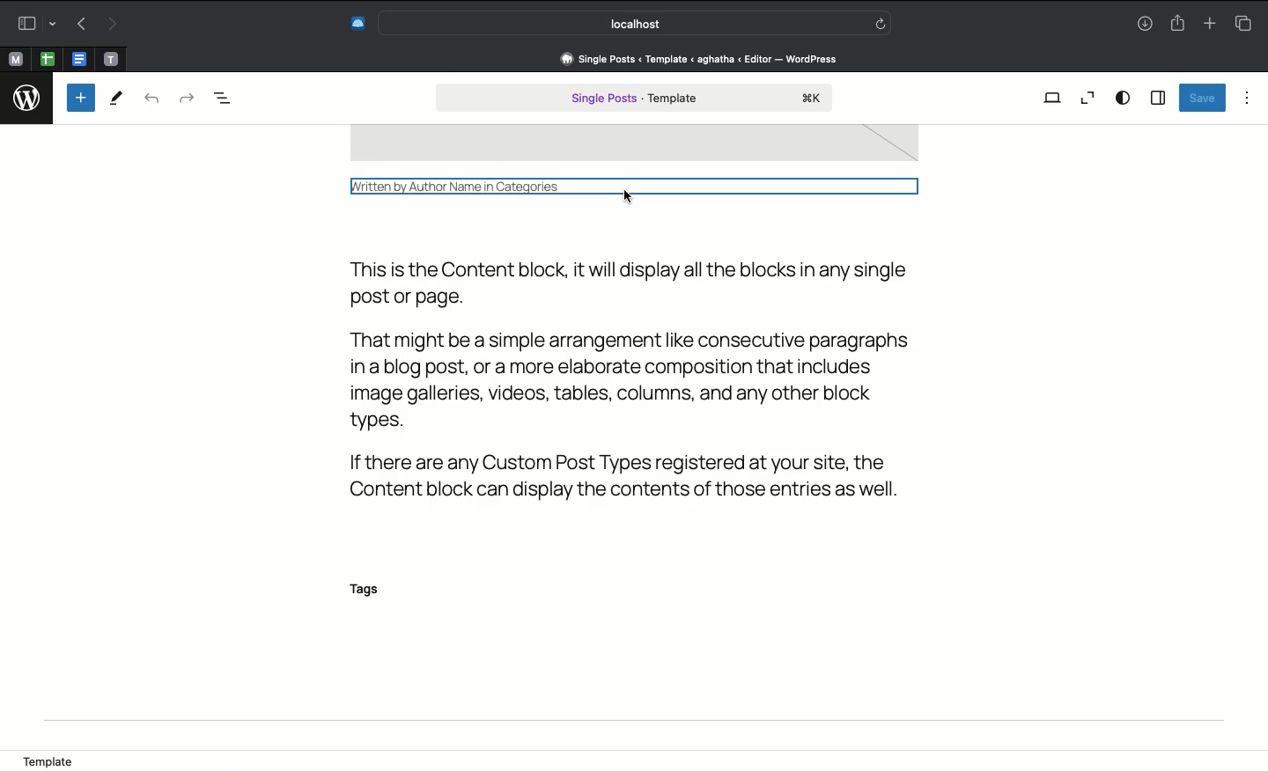  Describe the element at coordinates (114, 25) in the screenshot. I see `Forward` at that location.